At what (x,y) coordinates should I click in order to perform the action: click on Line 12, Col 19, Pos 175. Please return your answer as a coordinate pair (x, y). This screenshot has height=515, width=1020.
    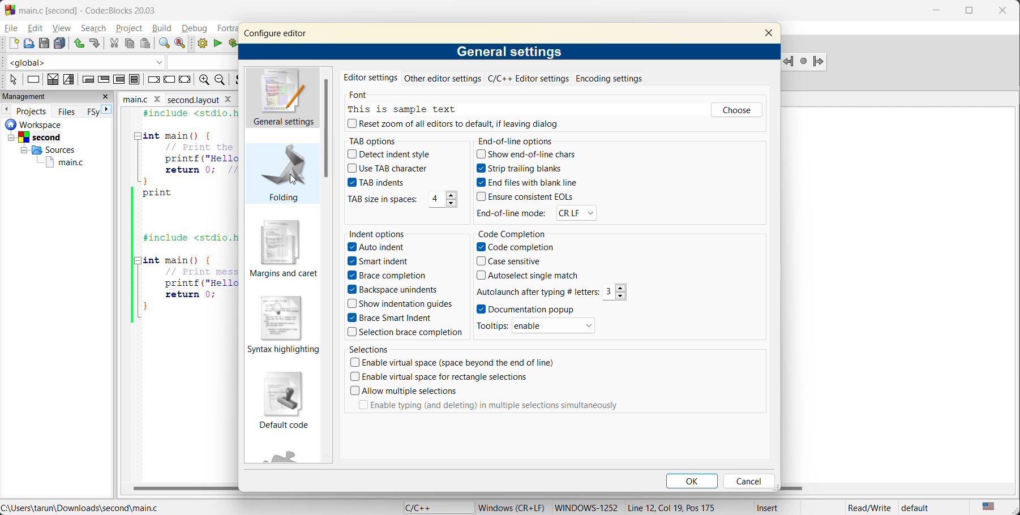
    Looking at the image, I should click on (676, 505).